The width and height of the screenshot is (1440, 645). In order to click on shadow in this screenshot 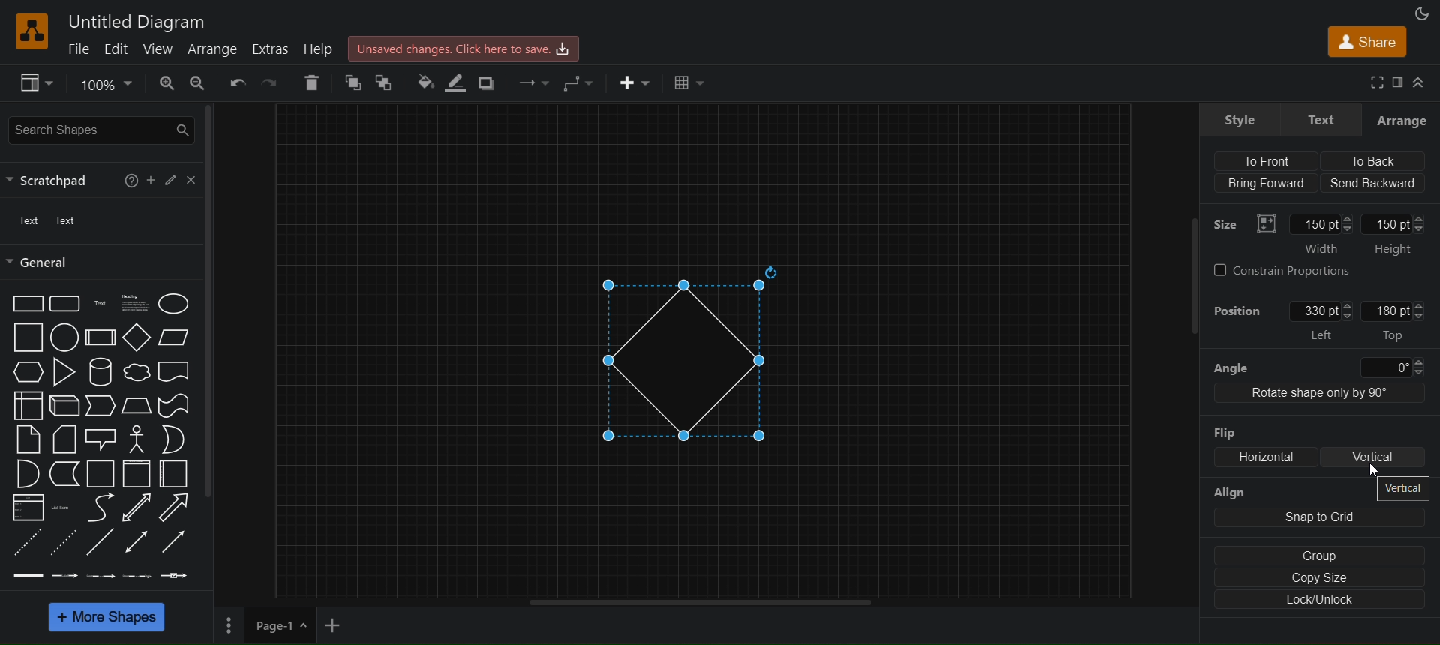, I will do `click(488, 82)`.